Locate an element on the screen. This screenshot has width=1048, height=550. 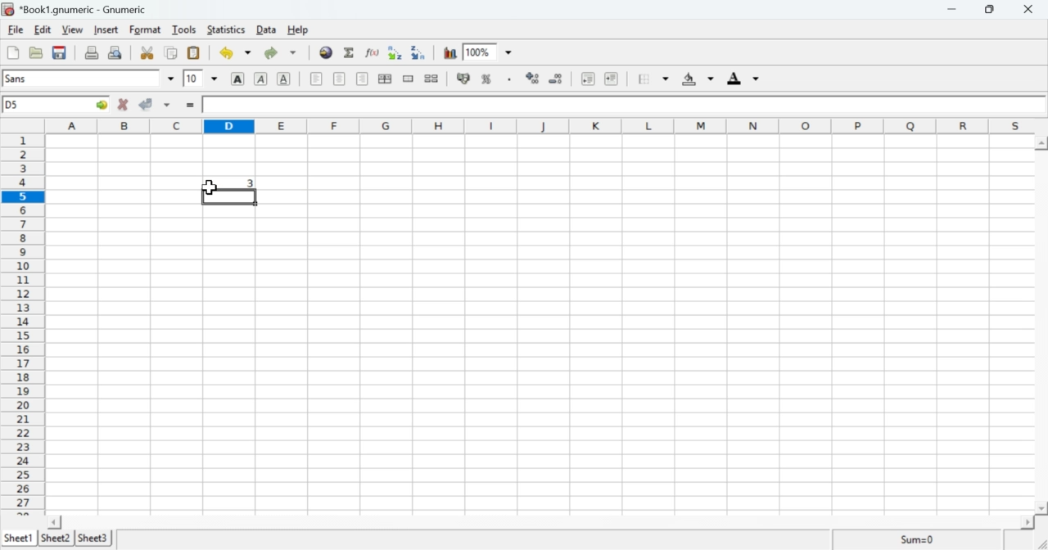
Format selection as accounting is located at coordinates (463, 79).